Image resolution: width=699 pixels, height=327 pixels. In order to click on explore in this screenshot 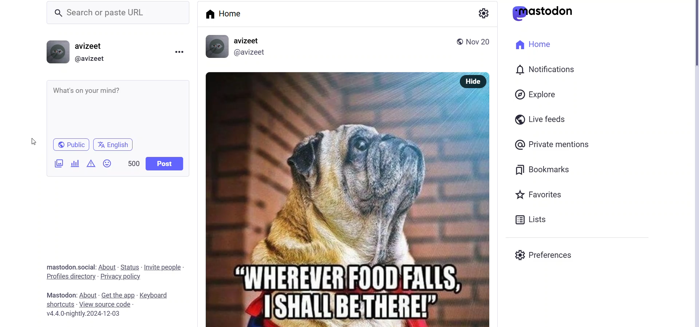, I will do `click(535, 95)`.